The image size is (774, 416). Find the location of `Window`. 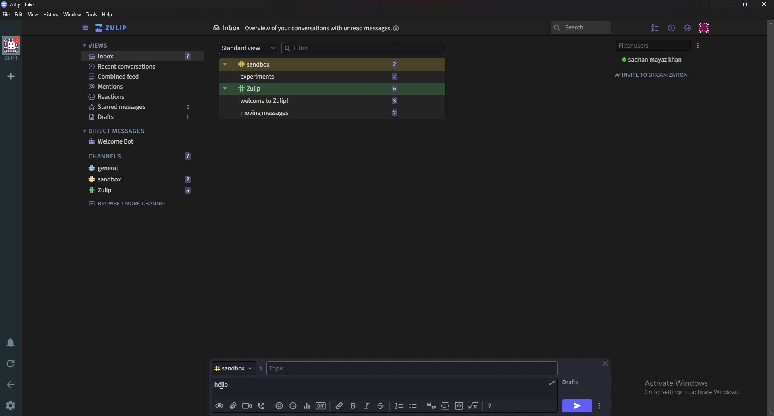

Window is located at coordinates (73, 14).